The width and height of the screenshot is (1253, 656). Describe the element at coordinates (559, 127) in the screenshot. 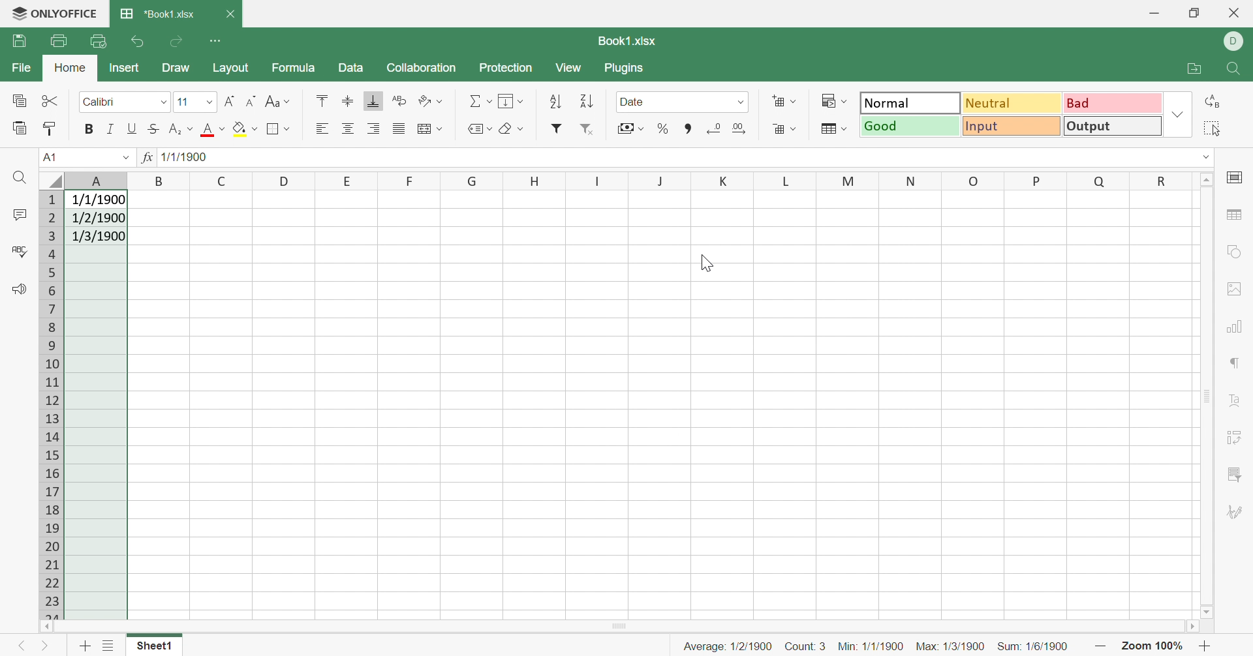

I see `Filter` at that location.